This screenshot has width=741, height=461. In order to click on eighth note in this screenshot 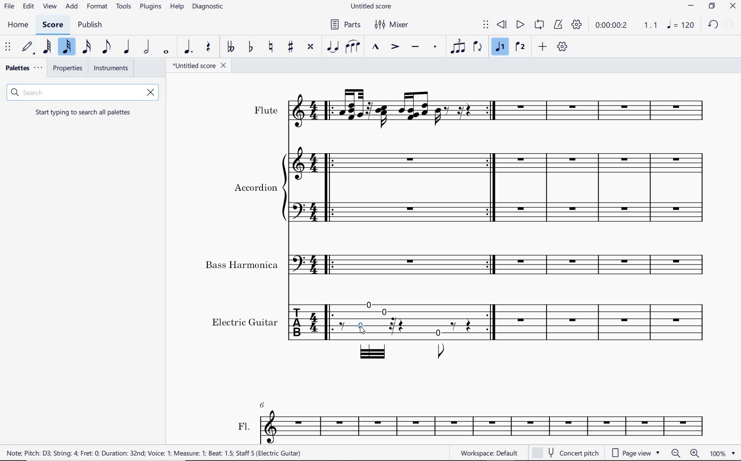, I will do `click(107, 47)`.